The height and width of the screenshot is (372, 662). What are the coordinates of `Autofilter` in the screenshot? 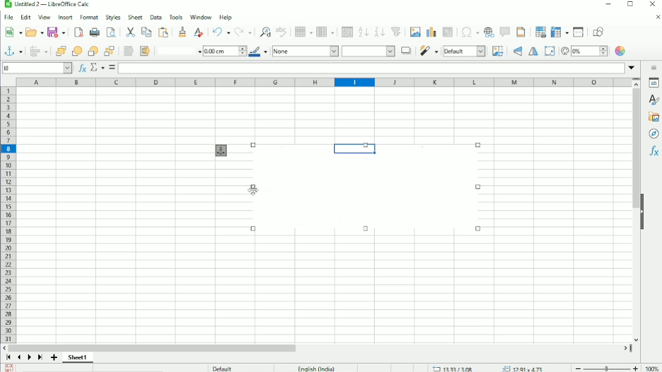 It's located at (396, 32).